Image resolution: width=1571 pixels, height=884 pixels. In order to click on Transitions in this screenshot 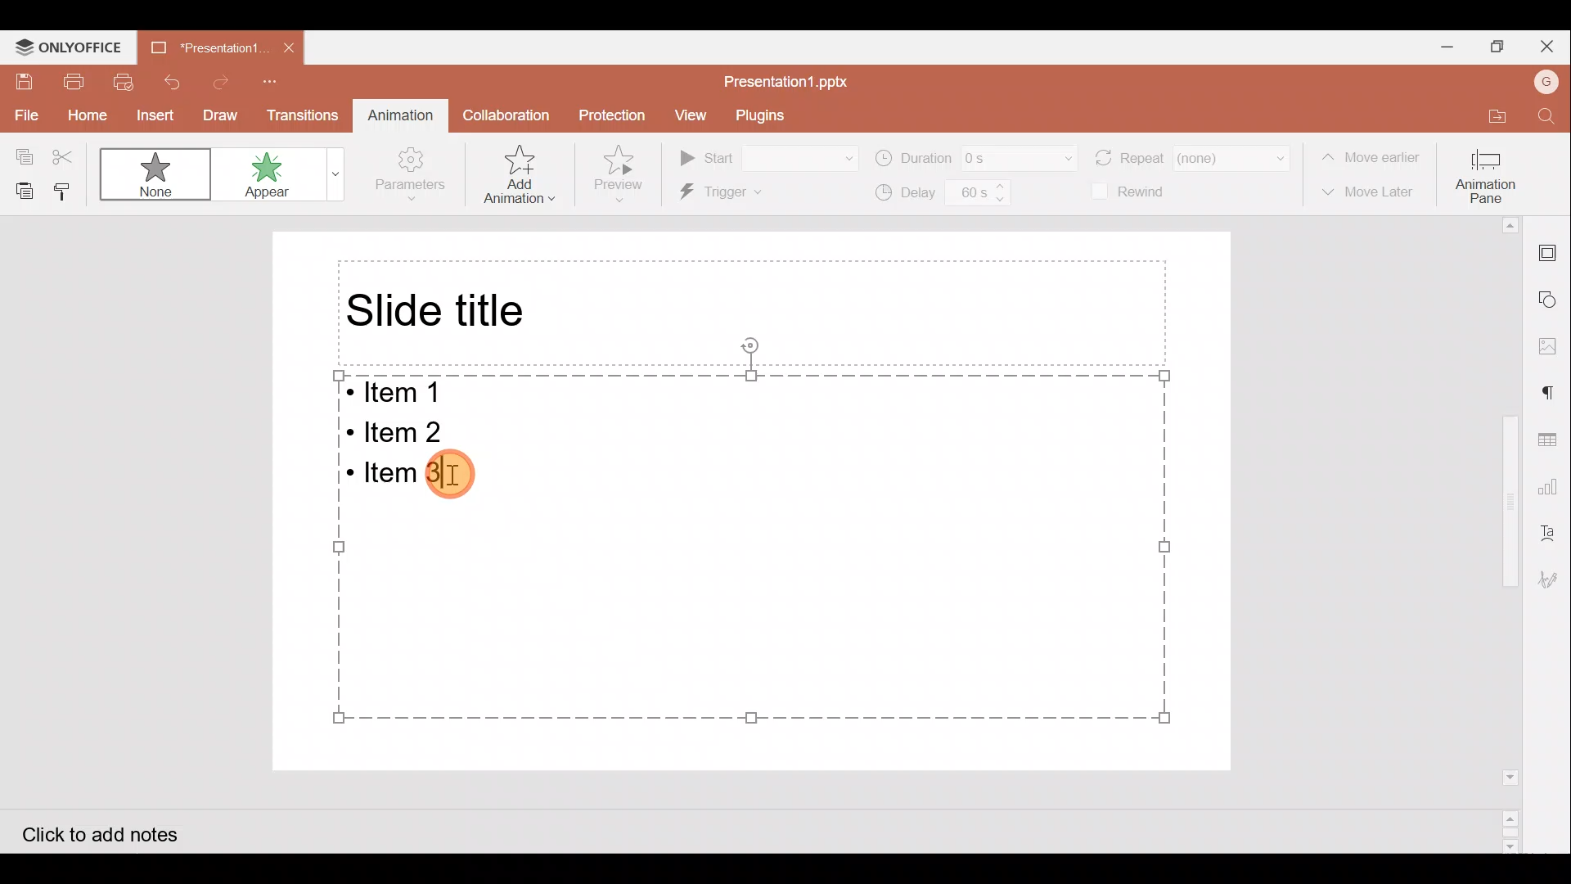, I will do `click(297, 115)`.